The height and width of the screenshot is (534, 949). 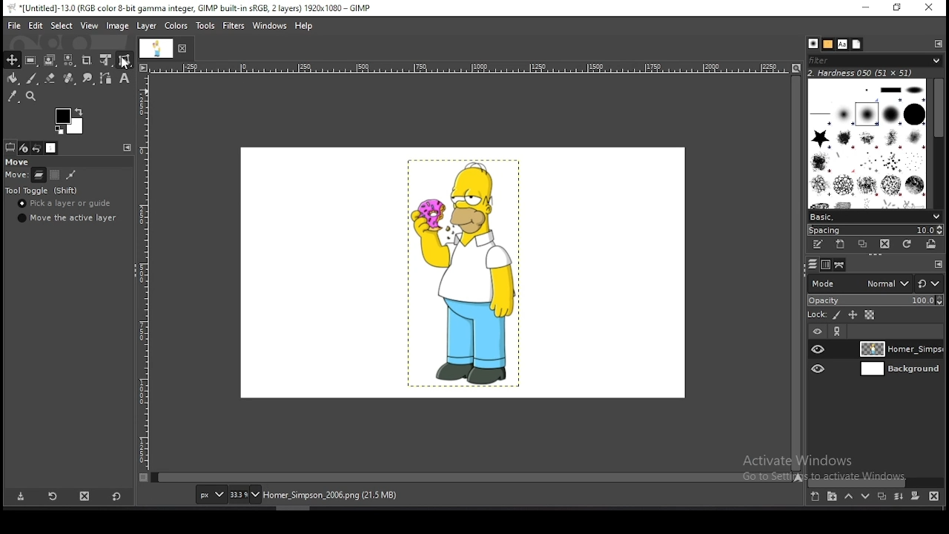 What do you see at coordinates (868, 142) in the screenshot?
I see `brushes` at bounding box center [868, 142].